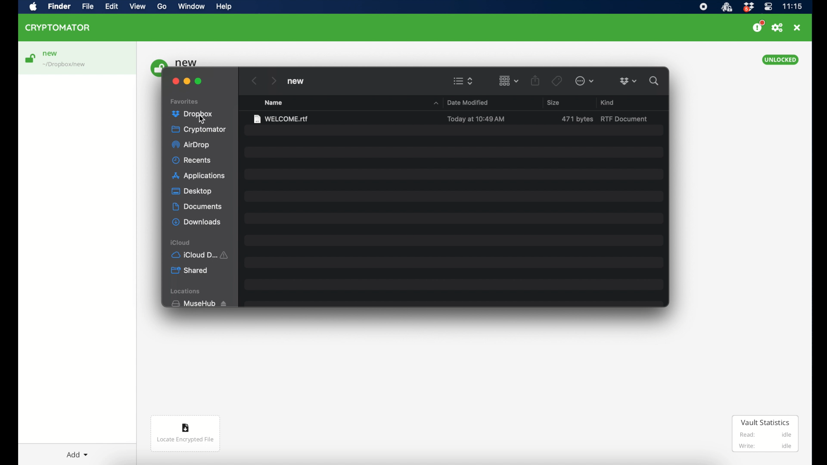 The width and height of the screenshot is (827, 465). What do you see at coordinates (726, 7) in the screenshot?
I see `cryptomatoricon` at bounding box center [726, 7].